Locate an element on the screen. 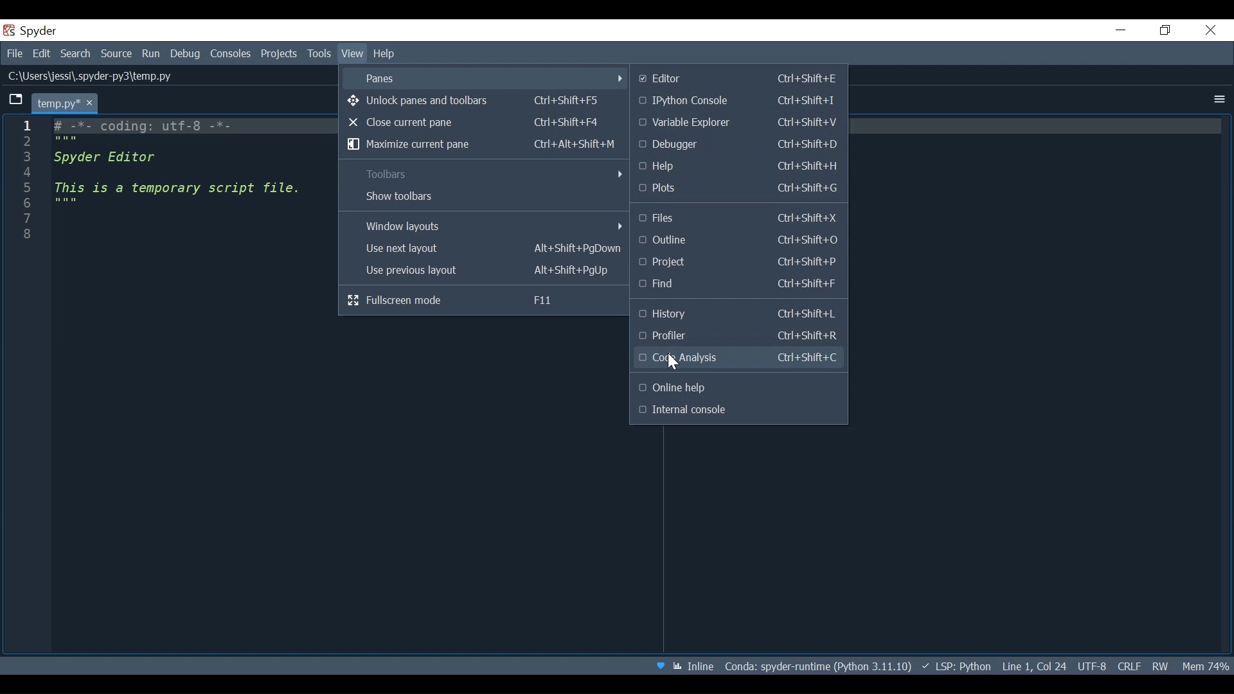  Tools is located at coordinates (319, 55).